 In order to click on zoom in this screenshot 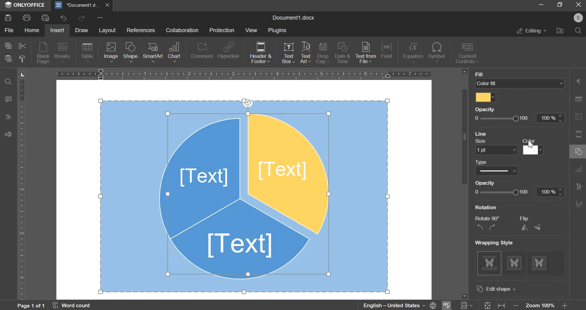, I will do `click(542, 305)`.